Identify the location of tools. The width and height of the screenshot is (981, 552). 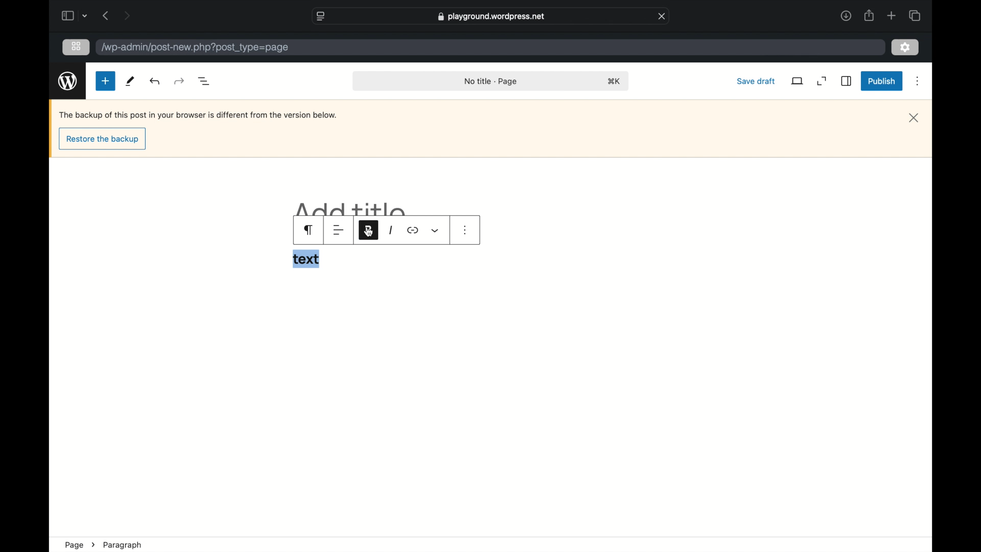
(129, 81).